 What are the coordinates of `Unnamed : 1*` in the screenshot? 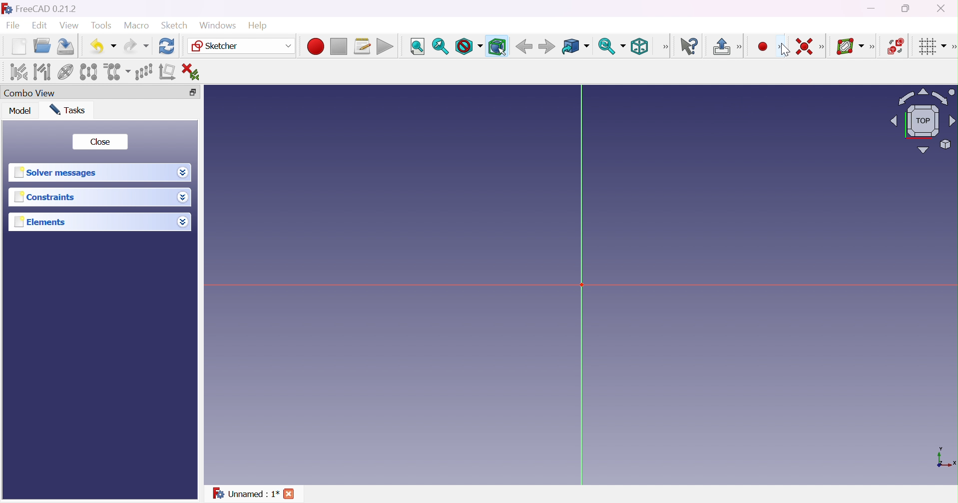 It's located at (246, 495).